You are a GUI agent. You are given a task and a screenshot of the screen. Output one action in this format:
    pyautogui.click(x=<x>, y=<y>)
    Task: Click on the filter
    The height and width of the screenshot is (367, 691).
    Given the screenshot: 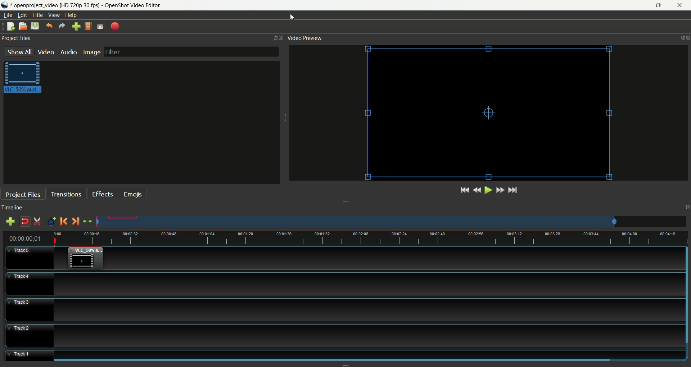 What is the action you would take?
    pyautogui.click(x=192, y=51)
    